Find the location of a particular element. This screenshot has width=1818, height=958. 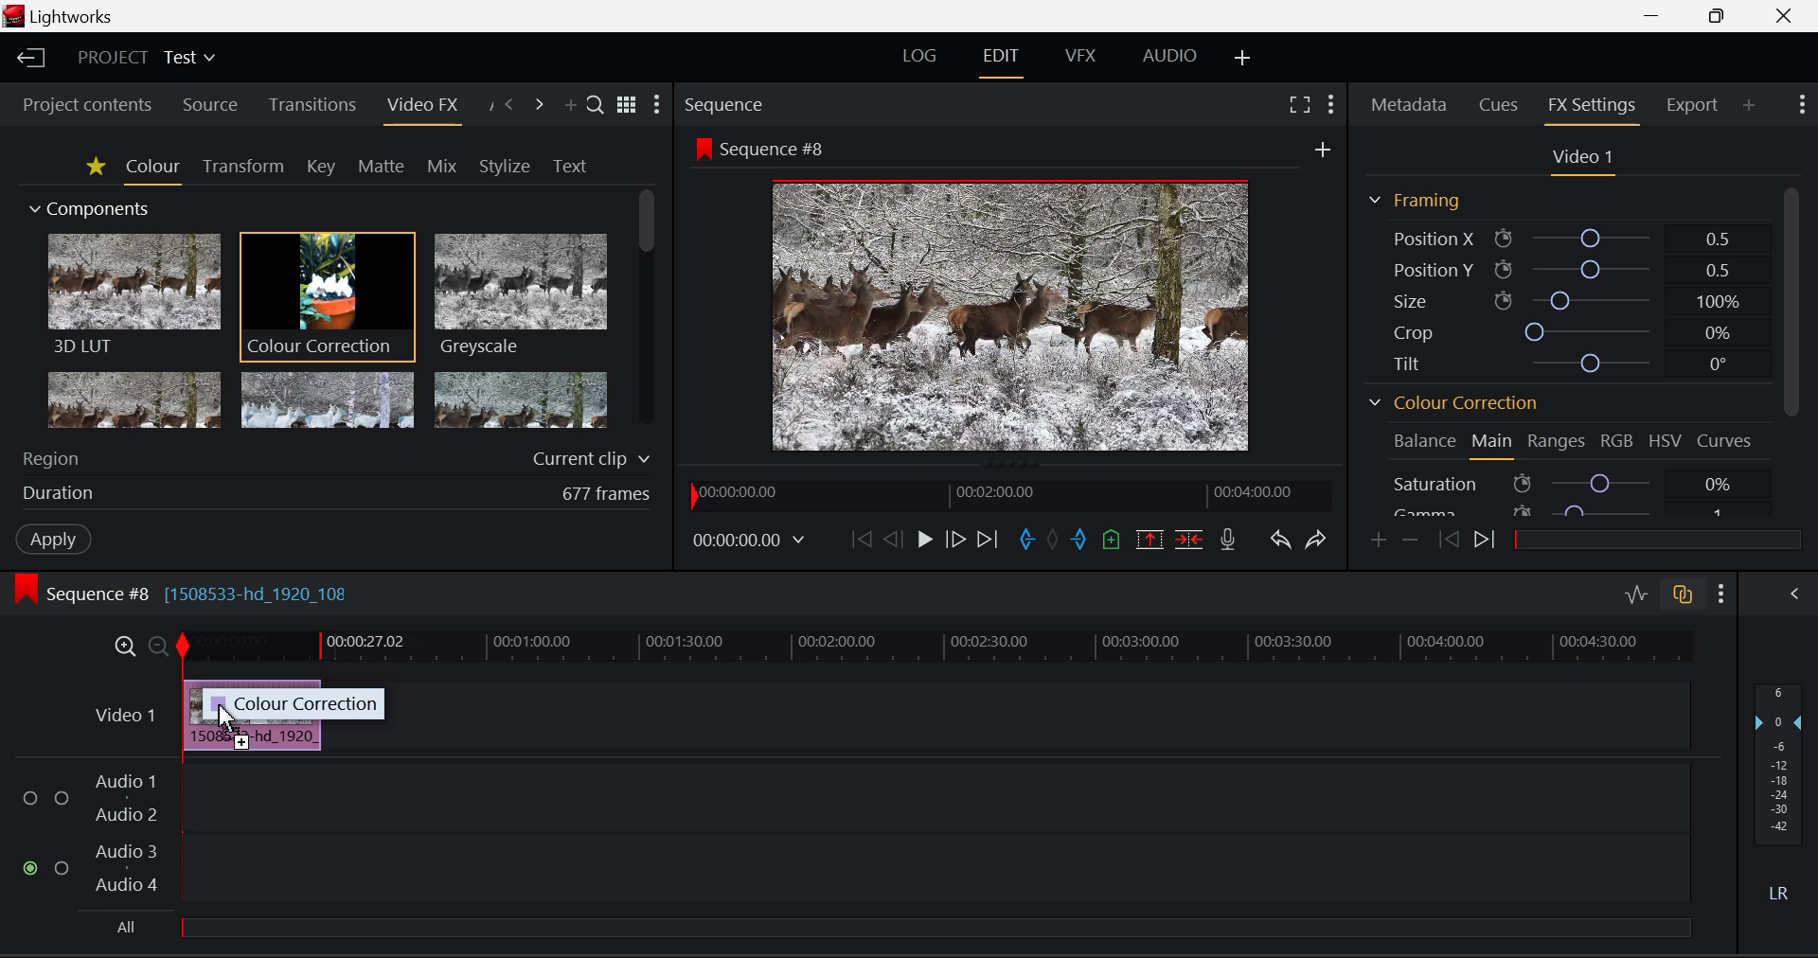

Mark Out is located at coordinates (1079, 540).